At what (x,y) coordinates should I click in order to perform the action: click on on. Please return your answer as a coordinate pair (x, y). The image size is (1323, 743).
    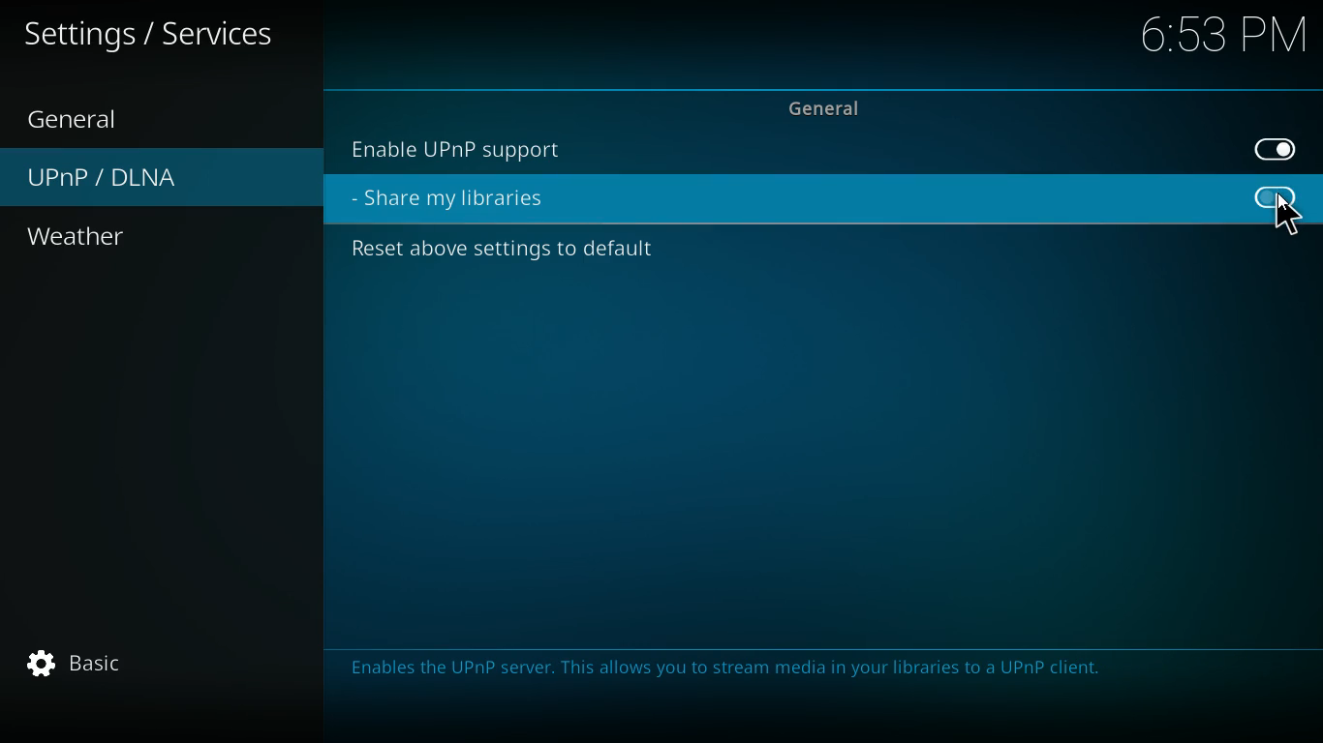
    Looking at the image, I should click on (1268, 150).